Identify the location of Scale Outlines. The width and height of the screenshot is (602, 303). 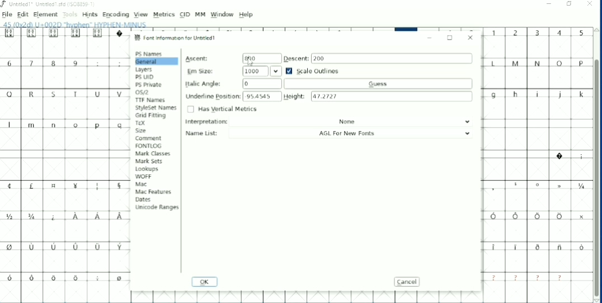
(313, 70).